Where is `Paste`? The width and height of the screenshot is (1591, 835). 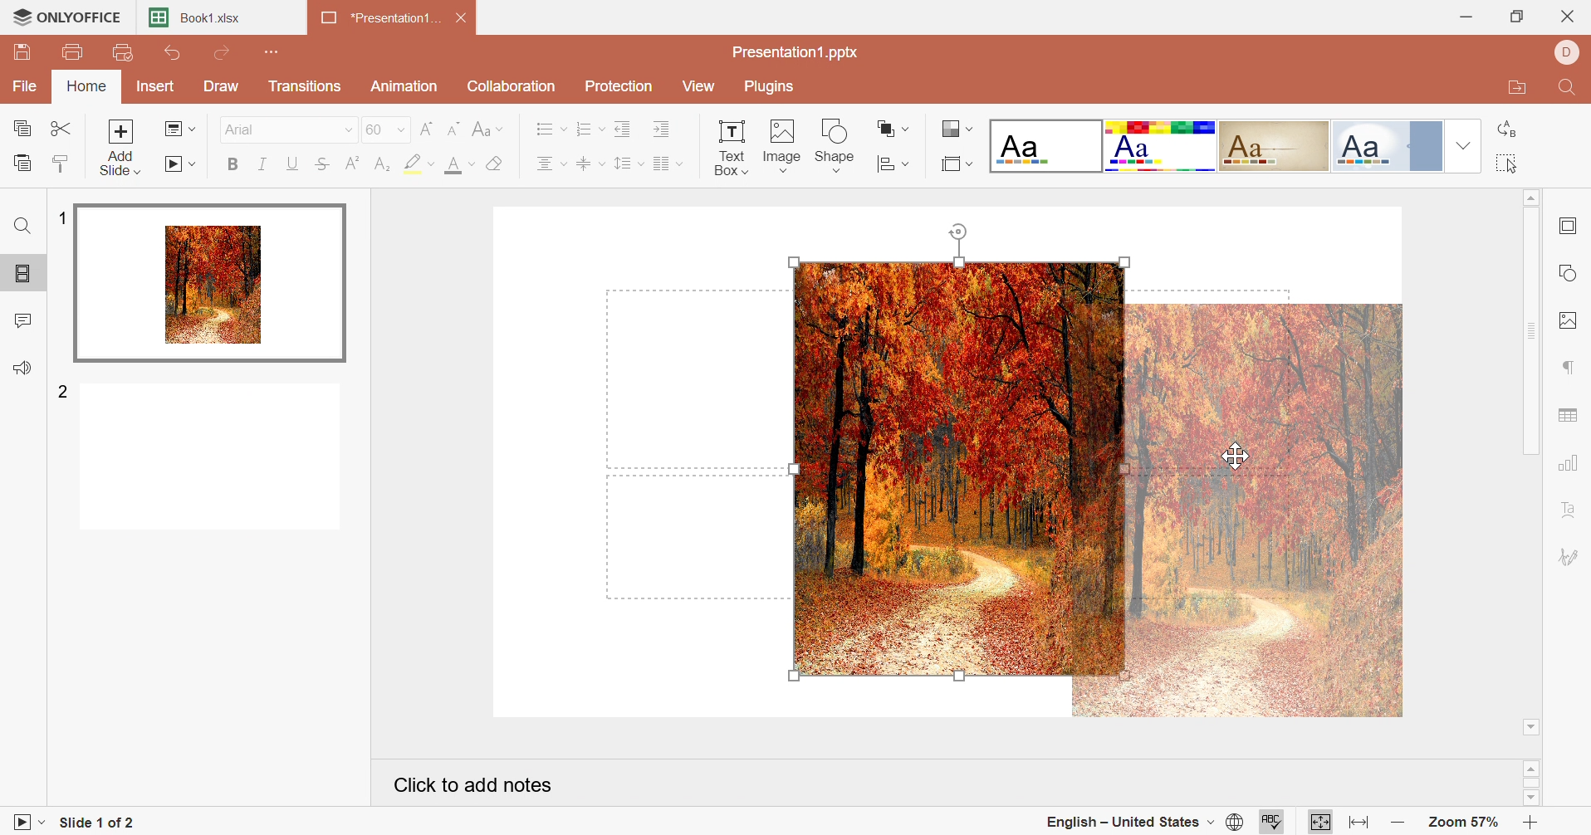
Paste is located at coordinates (24, 162).